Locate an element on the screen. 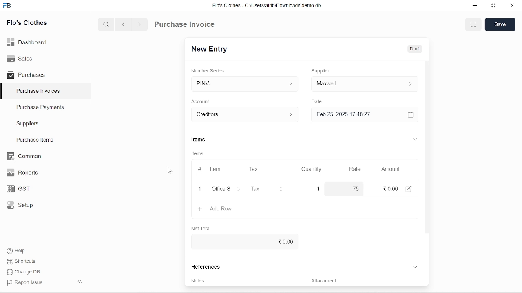  J Report Issue is located at coordinates (24, 282).